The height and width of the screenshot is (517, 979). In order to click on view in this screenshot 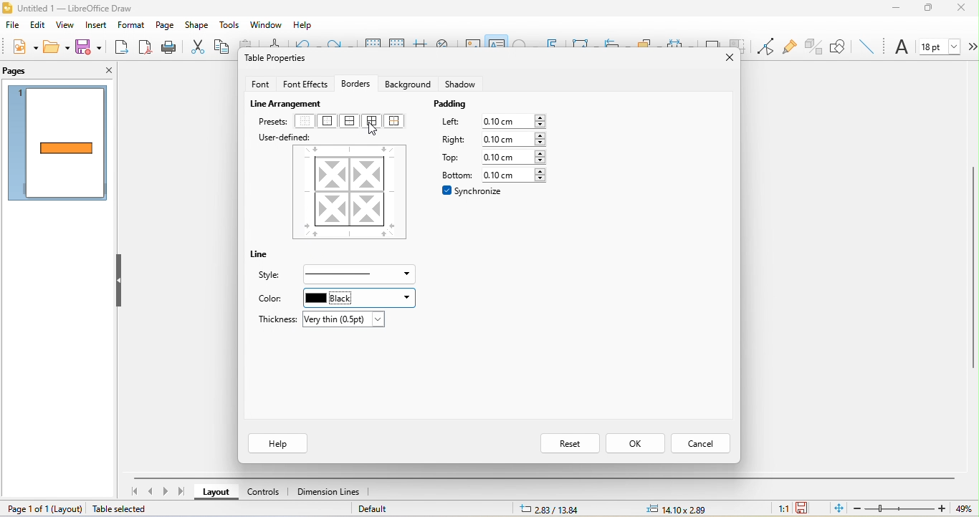, I will do `click(64, 26)`.